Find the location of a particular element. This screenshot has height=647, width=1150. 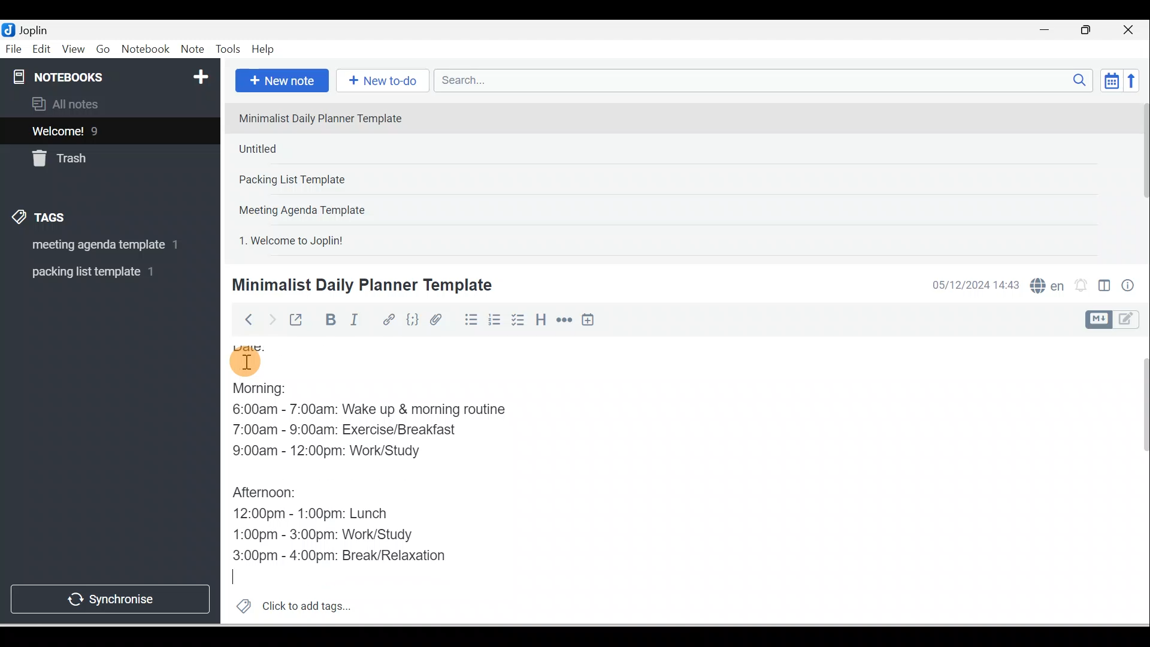

Cursor is located at coordinates (246, 359).